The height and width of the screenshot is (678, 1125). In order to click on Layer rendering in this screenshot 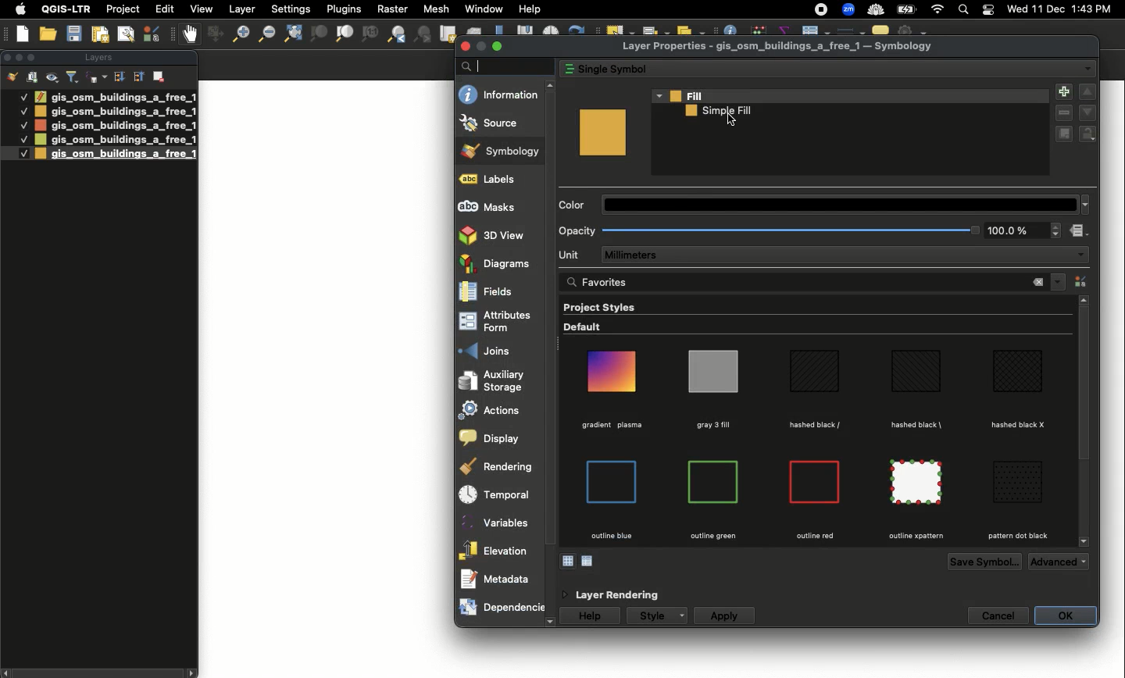, I will do `click(623, 595)`.